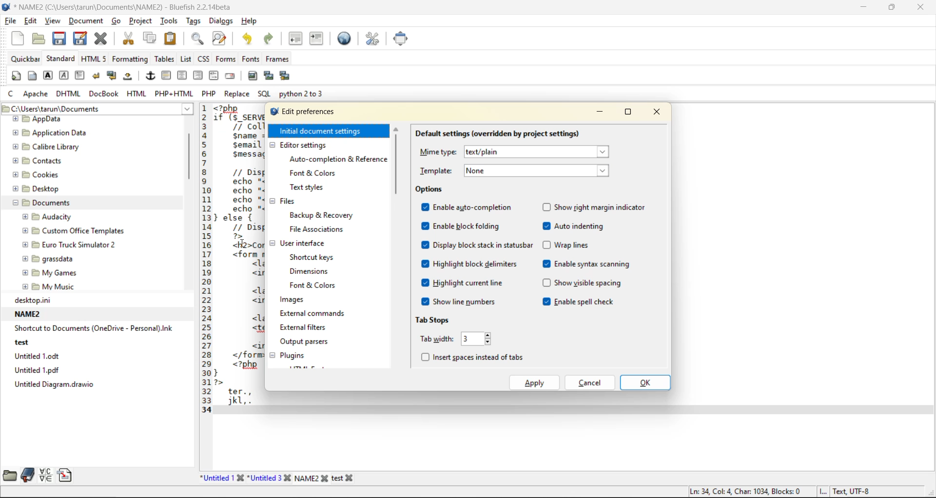  Describe the element at coordinates (251, 22) in the screenshot. I see `help` at that location.